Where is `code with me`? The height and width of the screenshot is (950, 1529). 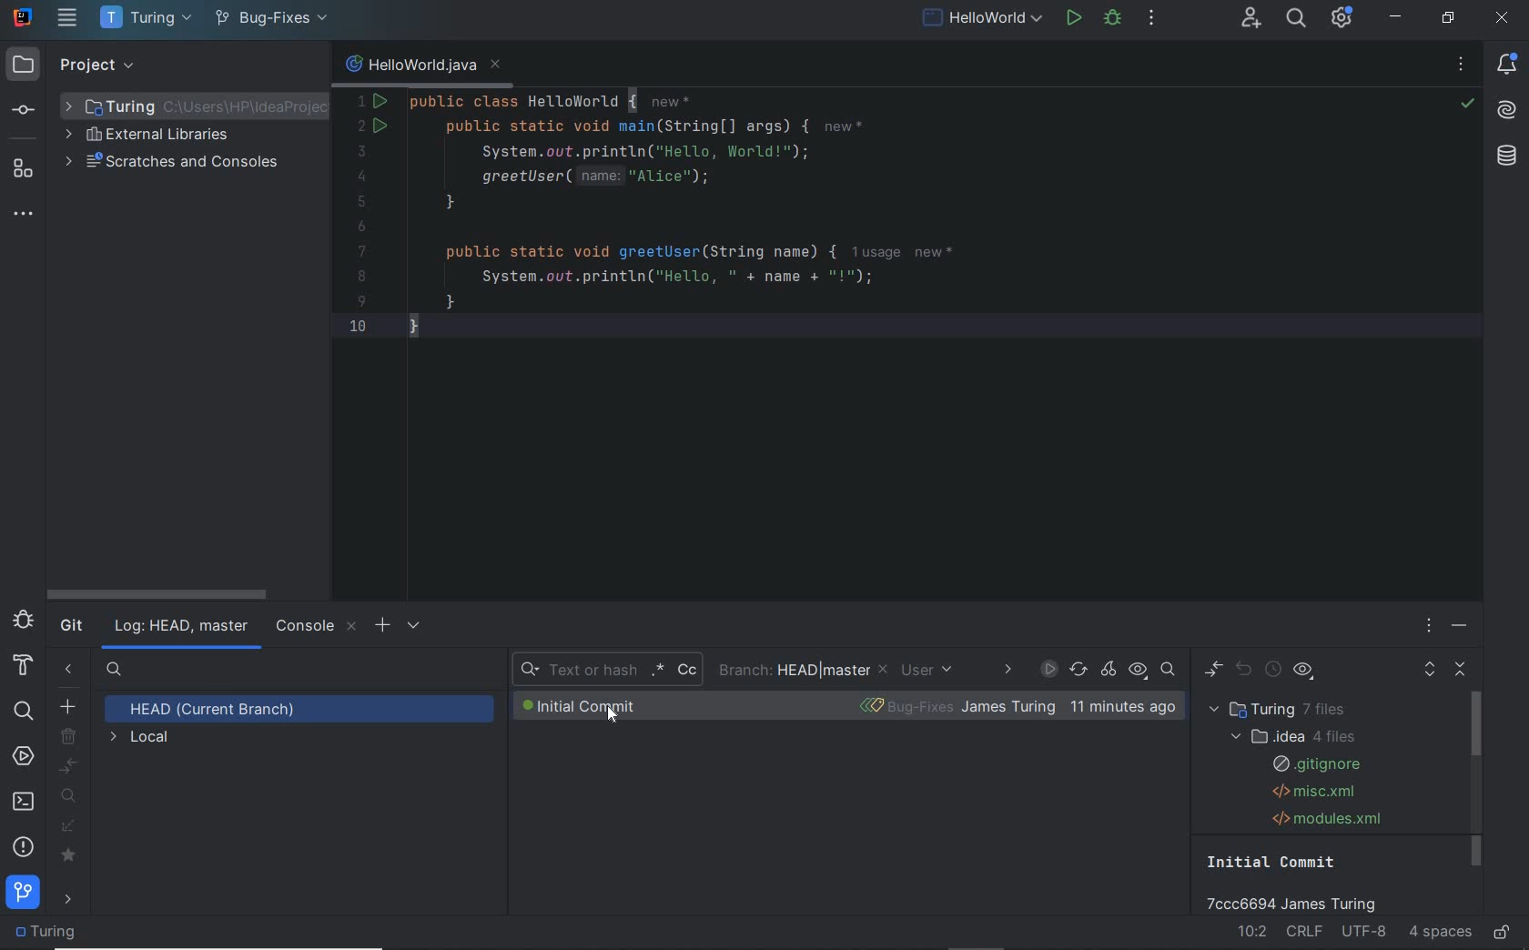 code with me is located at coordinates (1253, 20).